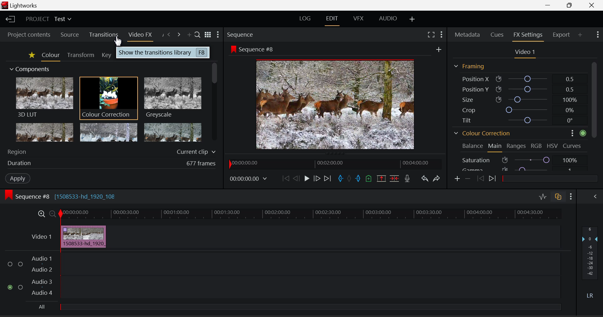 This screenshot has height=317, width=603. I want to click on Framing Section, so click(470, 67).